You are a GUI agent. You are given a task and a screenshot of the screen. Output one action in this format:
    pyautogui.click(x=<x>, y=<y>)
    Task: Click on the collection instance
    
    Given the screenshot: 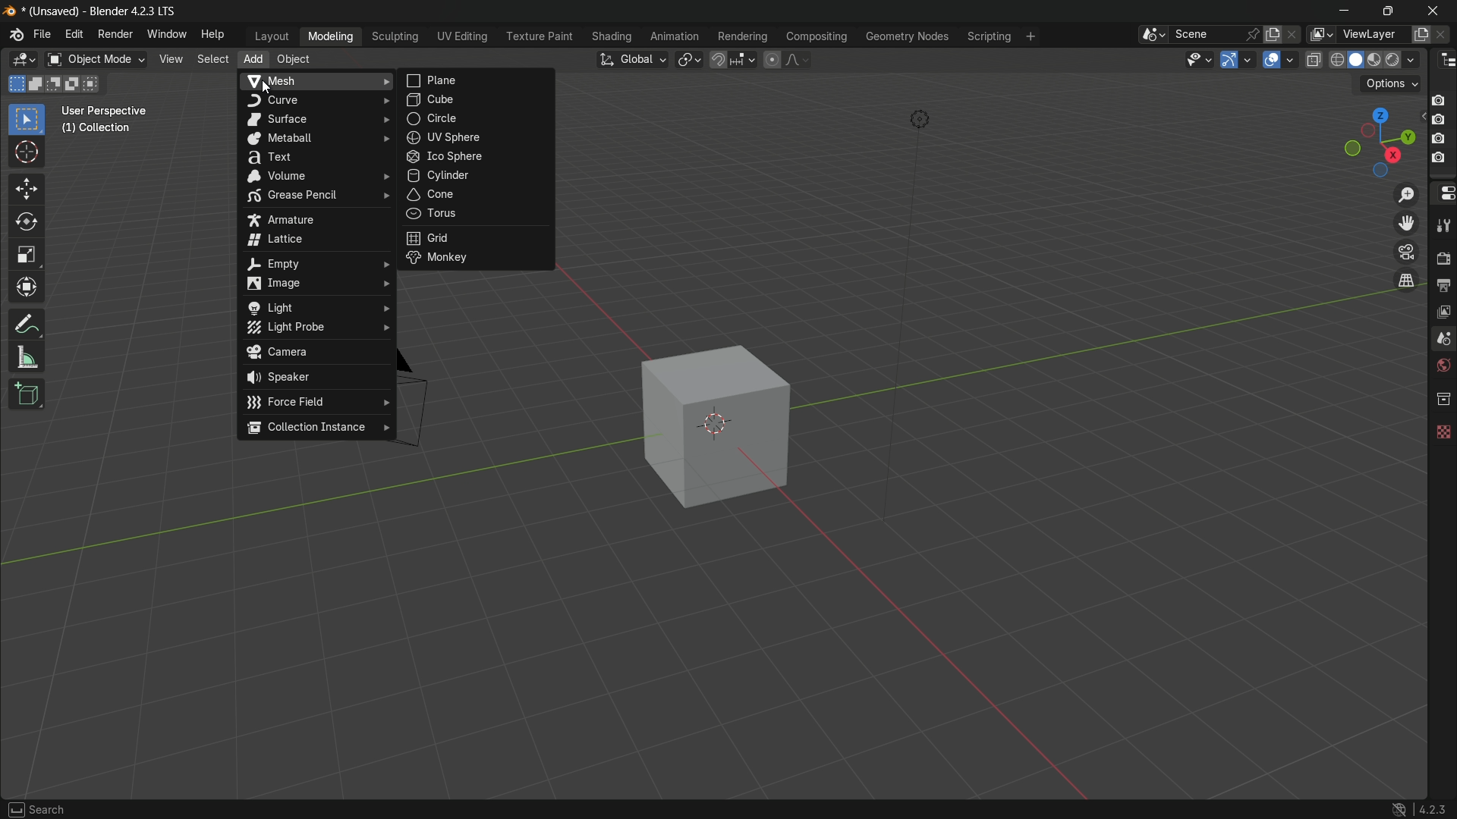 What is the action you would take?
    pyautogui.click(x=318, y=428)
    